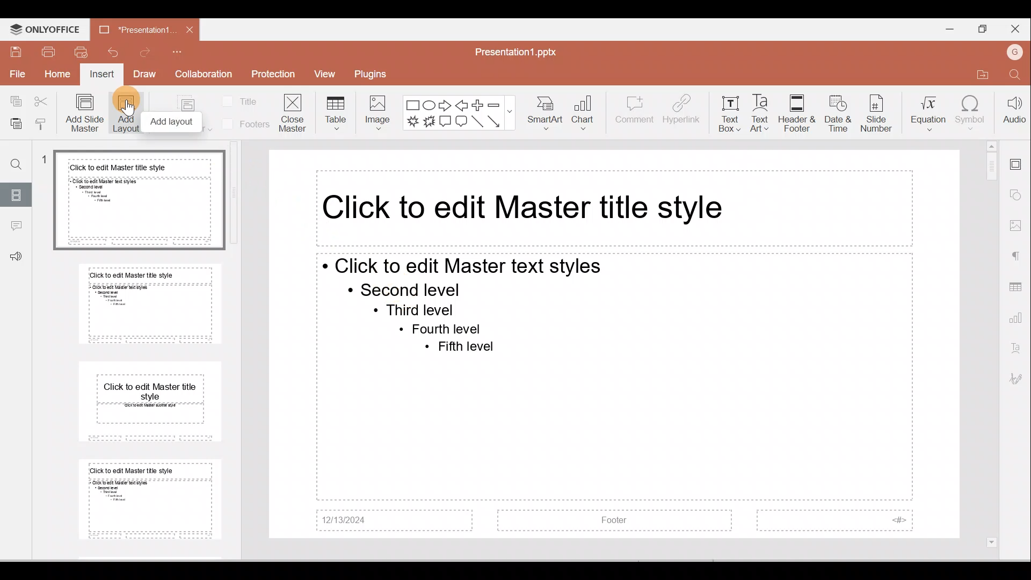 This screenshot has width=1031, height=580. I want to click on Copy formatting, so click(41, 122).